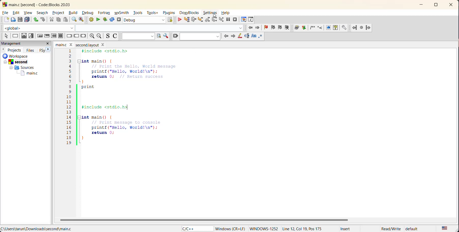 This screenshot has width=459, height=232. Describe the element at coordinates (446, 228) in the screenshot. I see `text language` at that location.